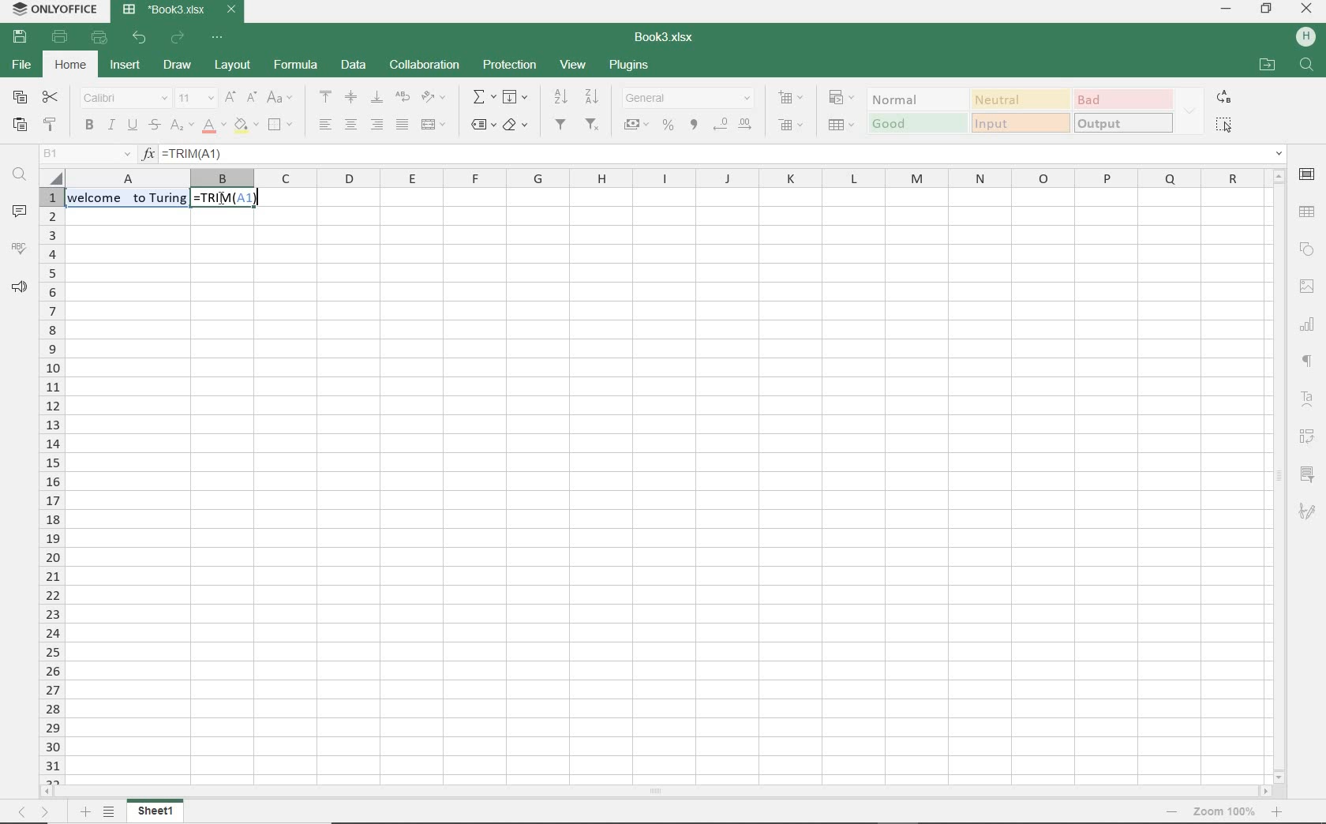 The width and height of the screenshot is (1326, 824). Describe the element at coordinates (592, 96) in the screenshot. I see `sort descending` at that location.